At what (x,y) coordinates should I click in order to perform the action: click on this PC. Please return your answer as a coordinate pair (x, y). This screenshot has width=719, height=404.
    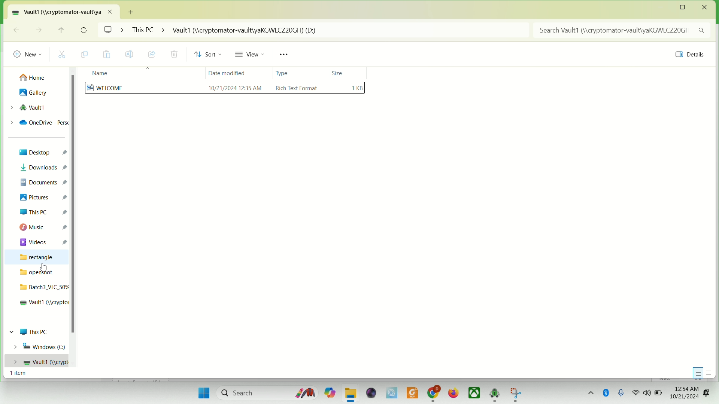
    Looking at the image, I should click on (42, 211).